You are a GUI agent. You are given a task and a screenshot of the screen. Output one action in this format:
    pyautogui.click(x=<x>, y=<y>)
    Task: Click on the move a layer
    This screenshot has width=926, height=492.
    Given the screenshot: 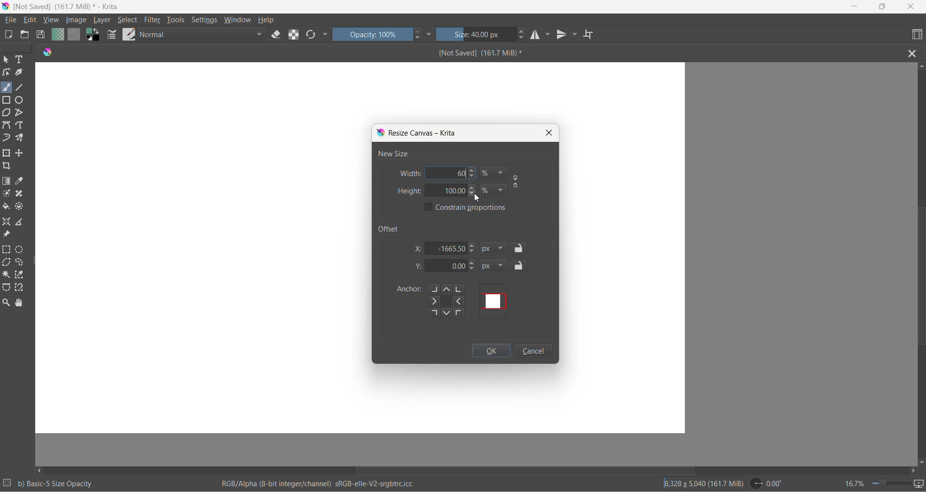 What is the action you would take?
    pyautogui.click(x=21, y=153)
    